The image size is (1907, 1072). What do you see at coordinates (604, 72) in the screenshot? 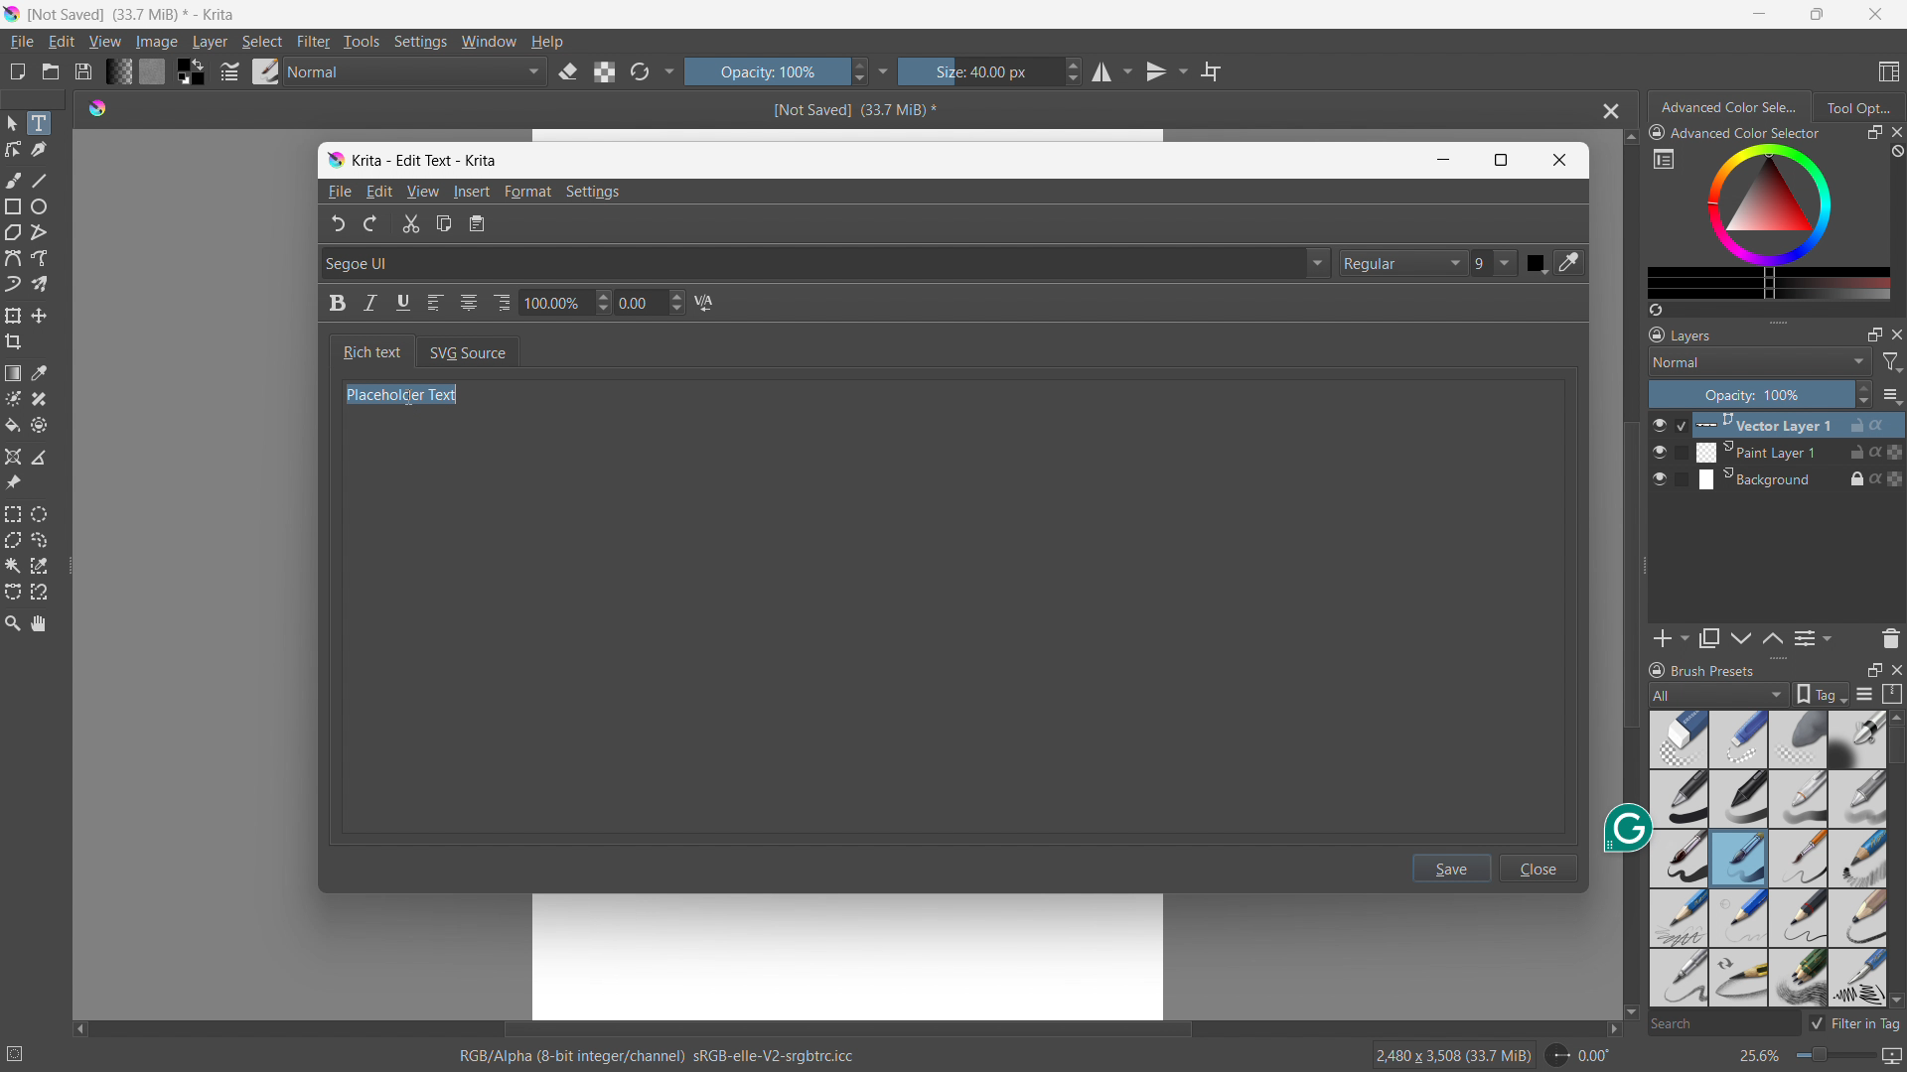
I see `preserve alpha` at bounding box center [604, 72].